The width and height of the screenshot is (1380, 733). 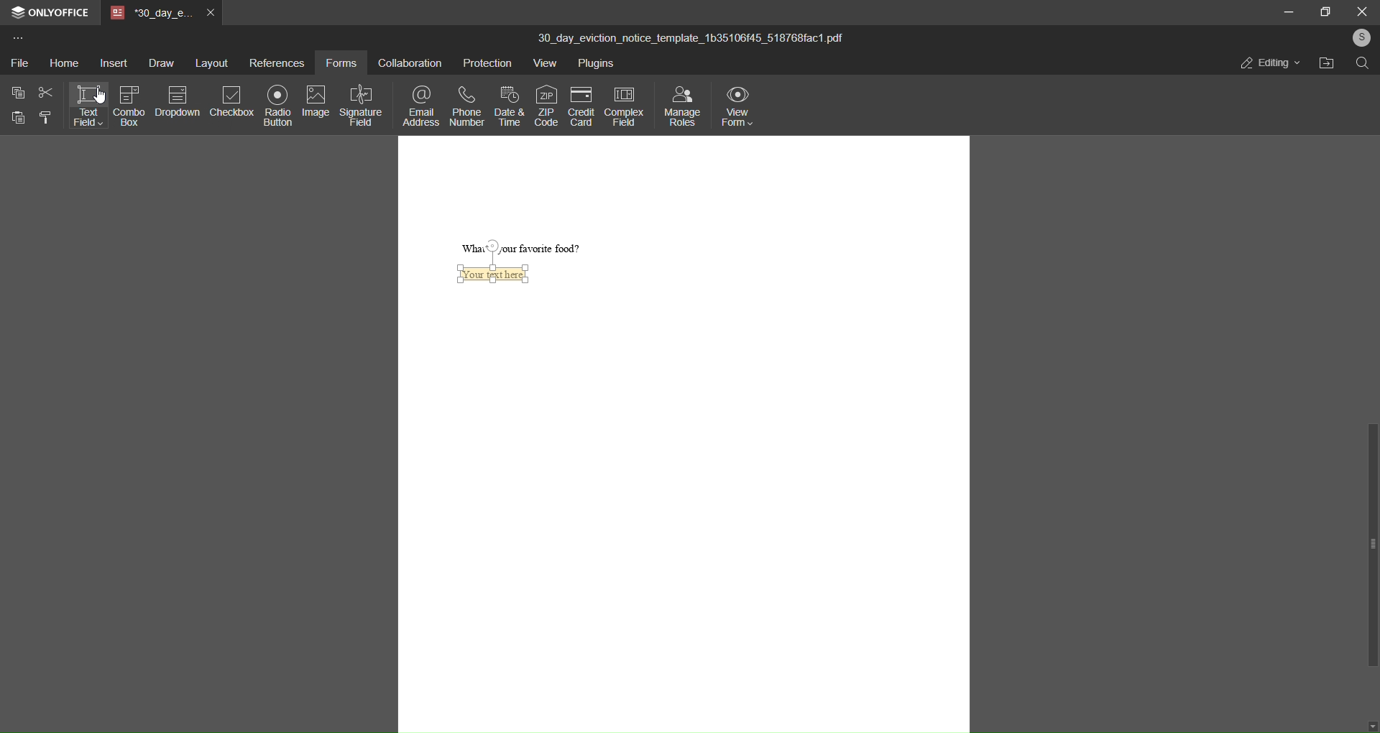 What do you see at coordinates (63, 64) in the screenshot?
I see `home` at bounding box center [63, 64].